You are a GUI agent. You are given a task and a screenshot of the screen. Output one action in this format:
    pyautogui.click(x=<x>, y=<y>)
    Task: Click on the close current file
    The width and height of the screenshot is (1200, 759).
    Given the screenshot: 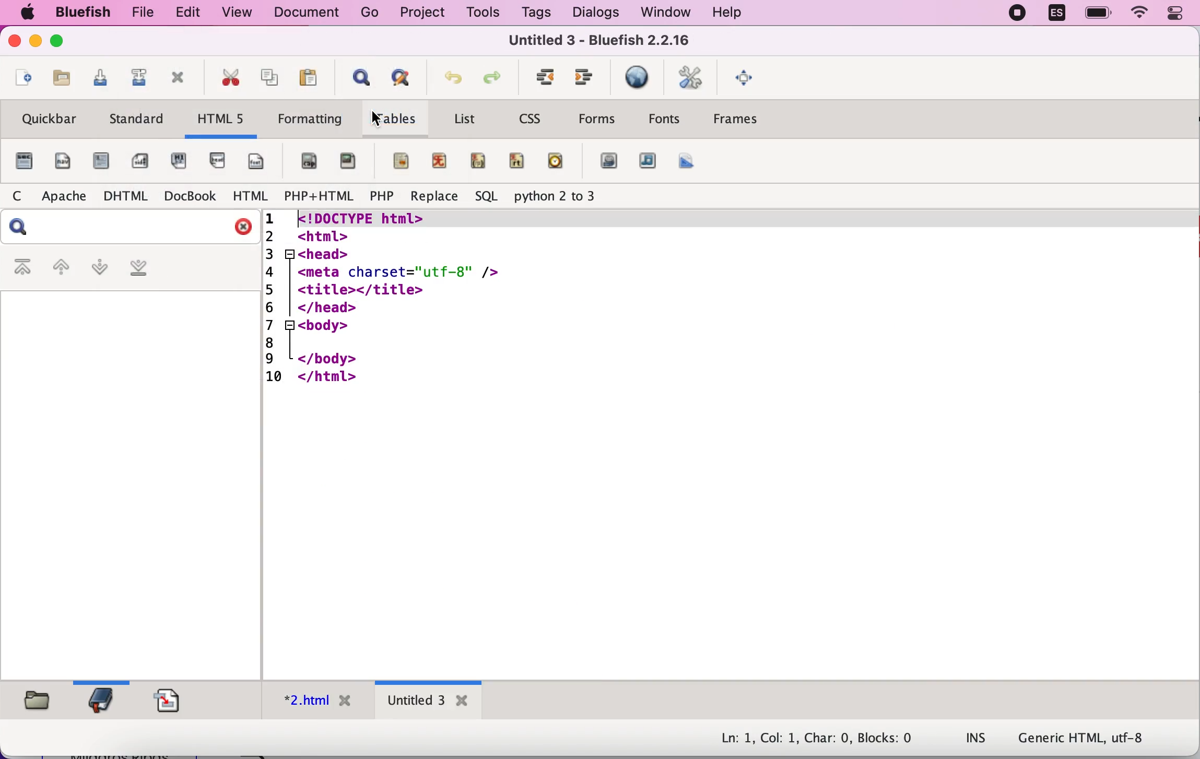 What is the action you would take?
    pyautogui.click(x=177, y=79)
    